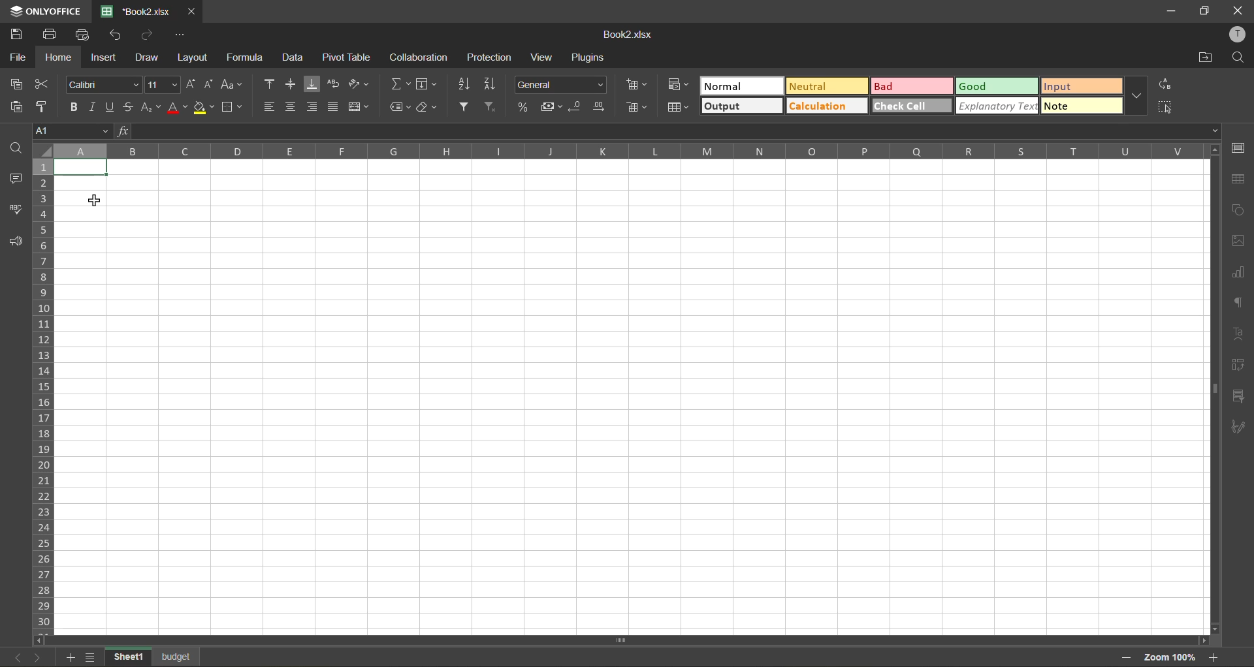 The image size is (1254, 667). Describe the element at coordinates (1204, 11) in the screenshot. I see `maximize` at that location.